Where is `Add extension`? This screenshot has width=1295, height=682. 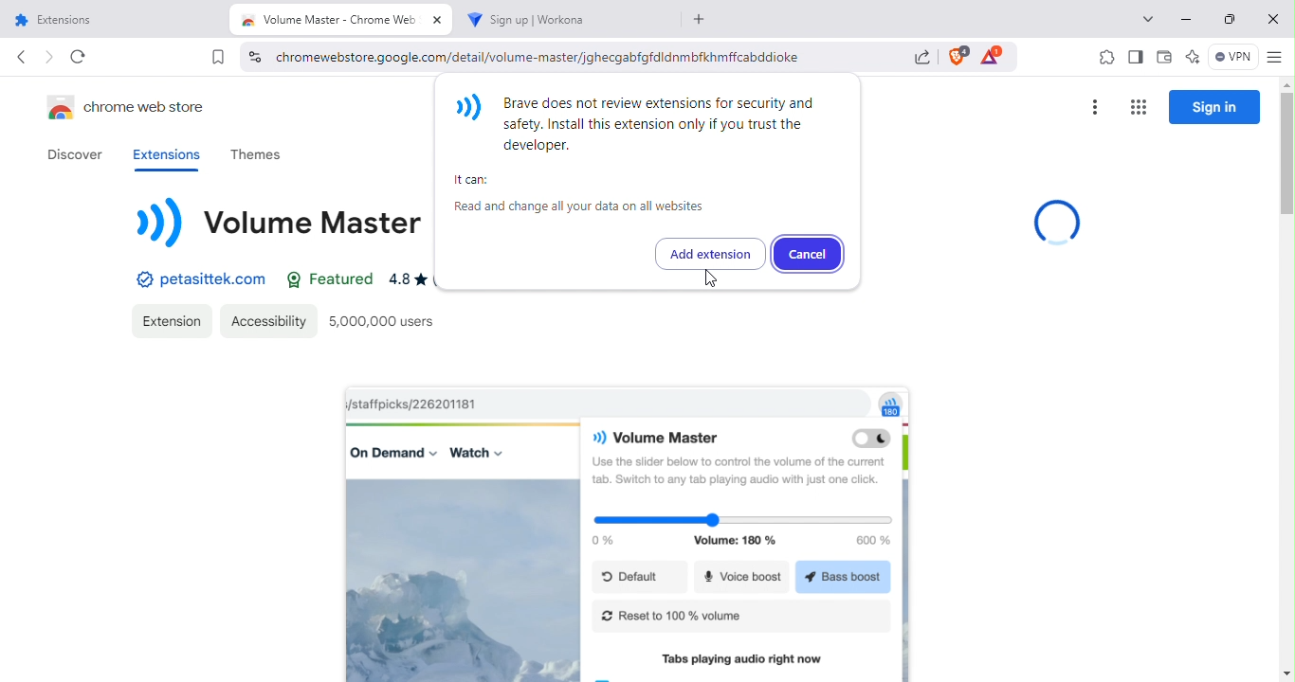
Add extension is located at coordinates (710, 253).